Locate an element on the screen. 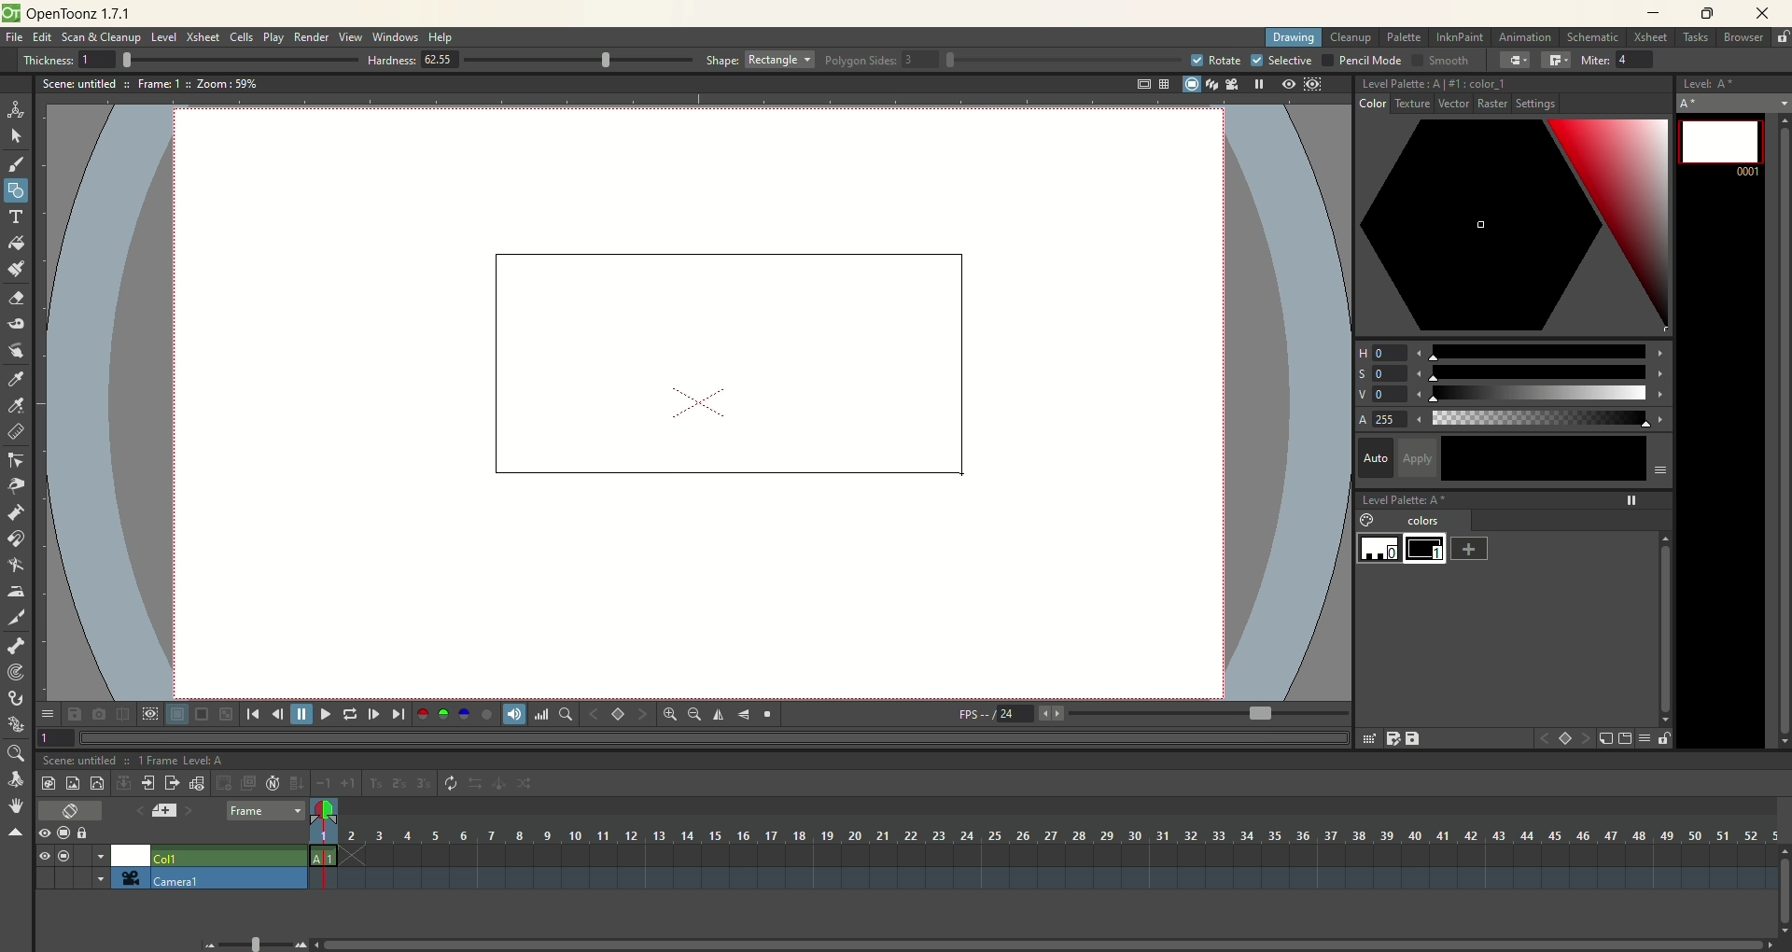  cap is located at coordinates (1516, 61).